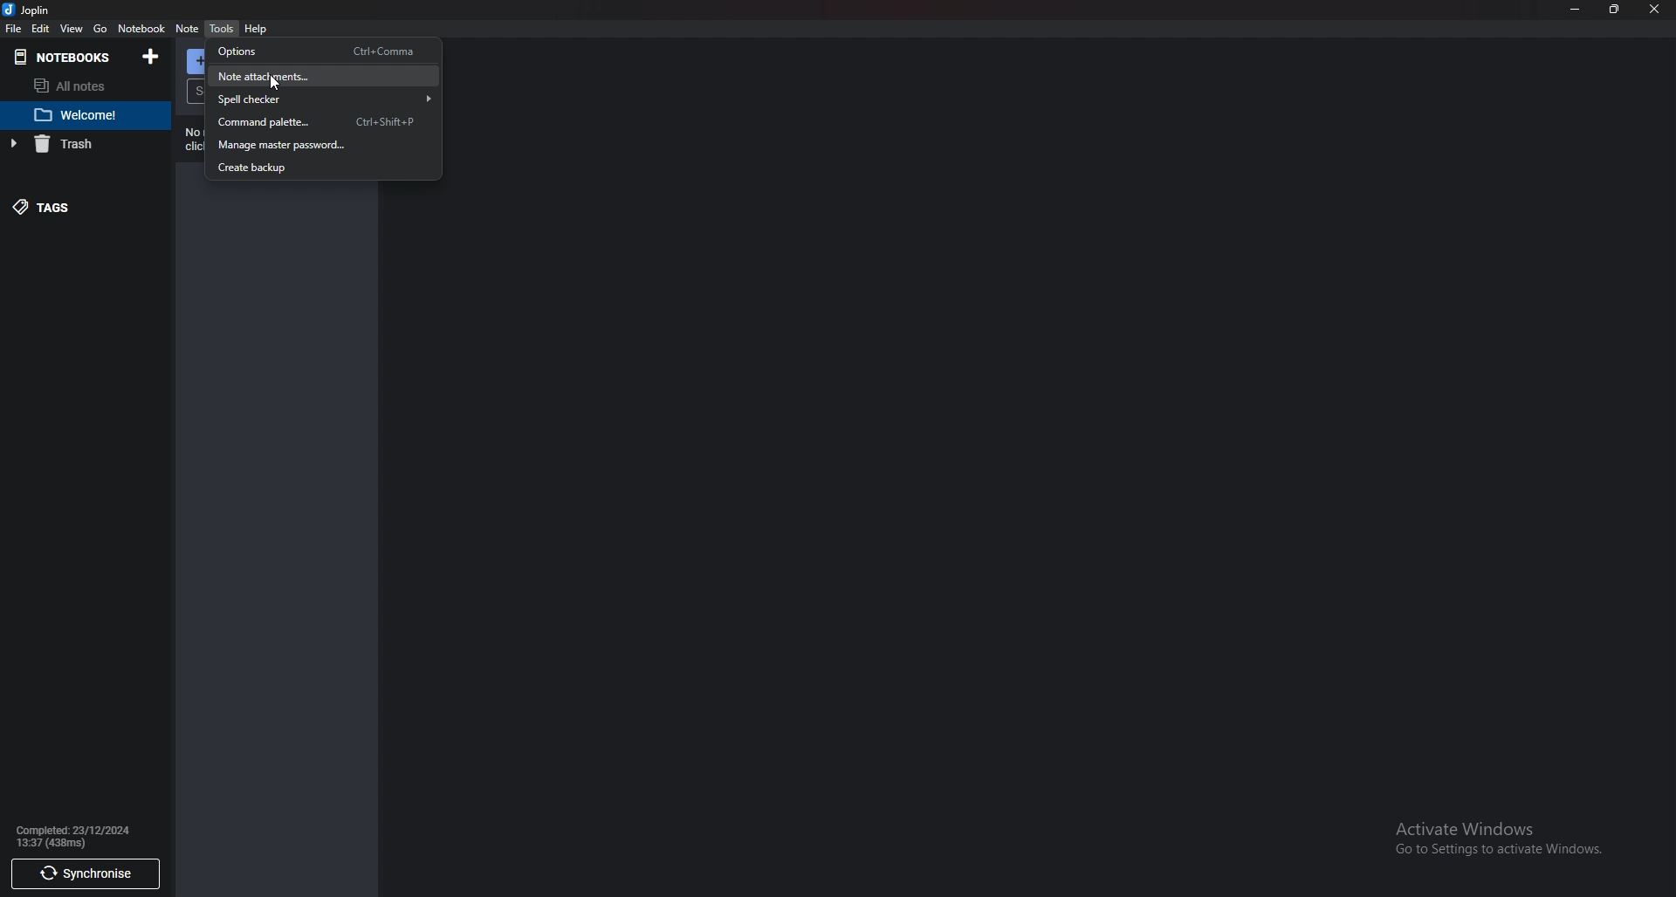 Image resolution: width=1676 pixels, height=897 pixels. What do you see at coordinates (319, 51) in the screenshot?
I see `Options` at bounding box center [319, 51].